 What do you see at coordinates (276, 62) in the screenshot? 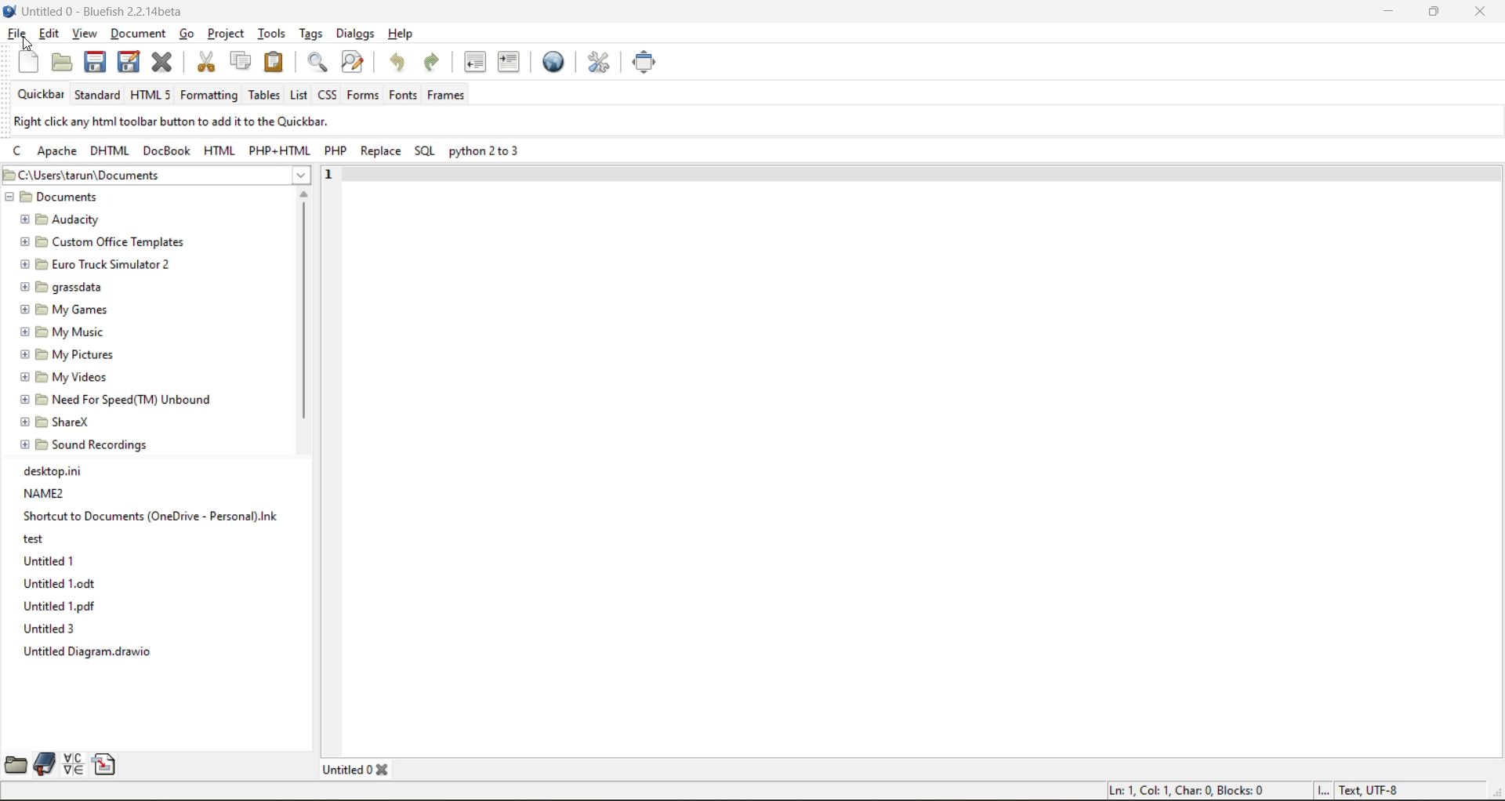
I see `paste` at bounding box center [276, 62].